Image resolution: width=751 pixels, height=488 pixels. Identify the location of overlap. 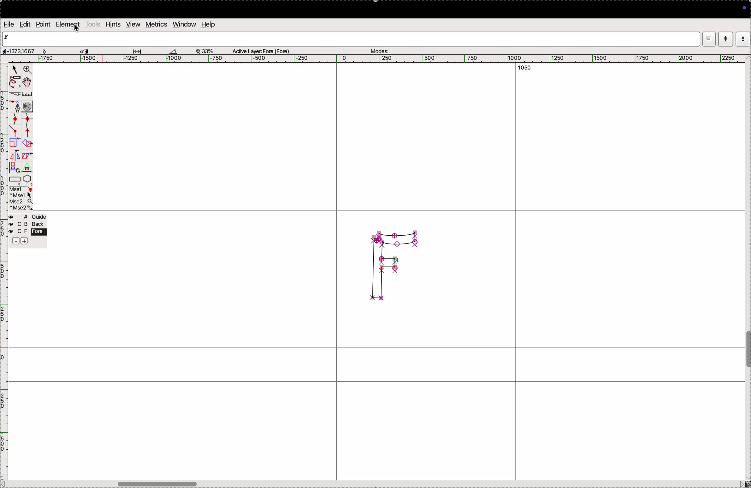
(28, 143).